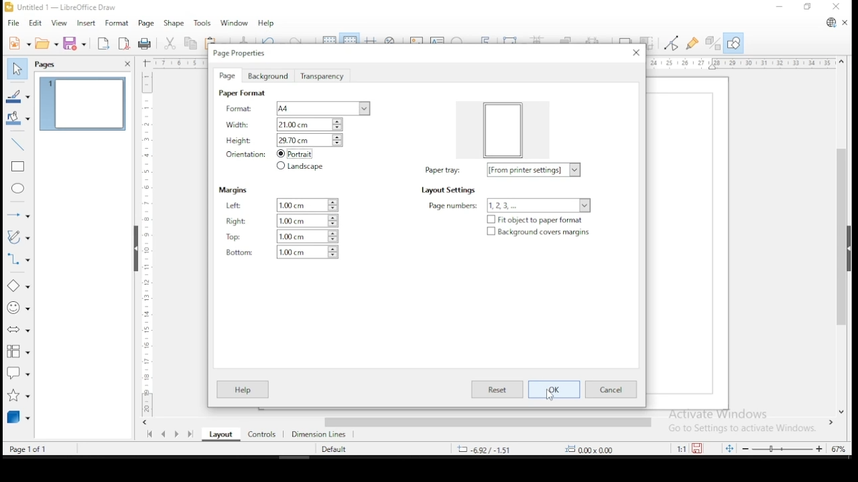 The image size is (858, 482). Describe the element at coordinates (461, 39) in the screenshot. I see `insert special characters` at that location.